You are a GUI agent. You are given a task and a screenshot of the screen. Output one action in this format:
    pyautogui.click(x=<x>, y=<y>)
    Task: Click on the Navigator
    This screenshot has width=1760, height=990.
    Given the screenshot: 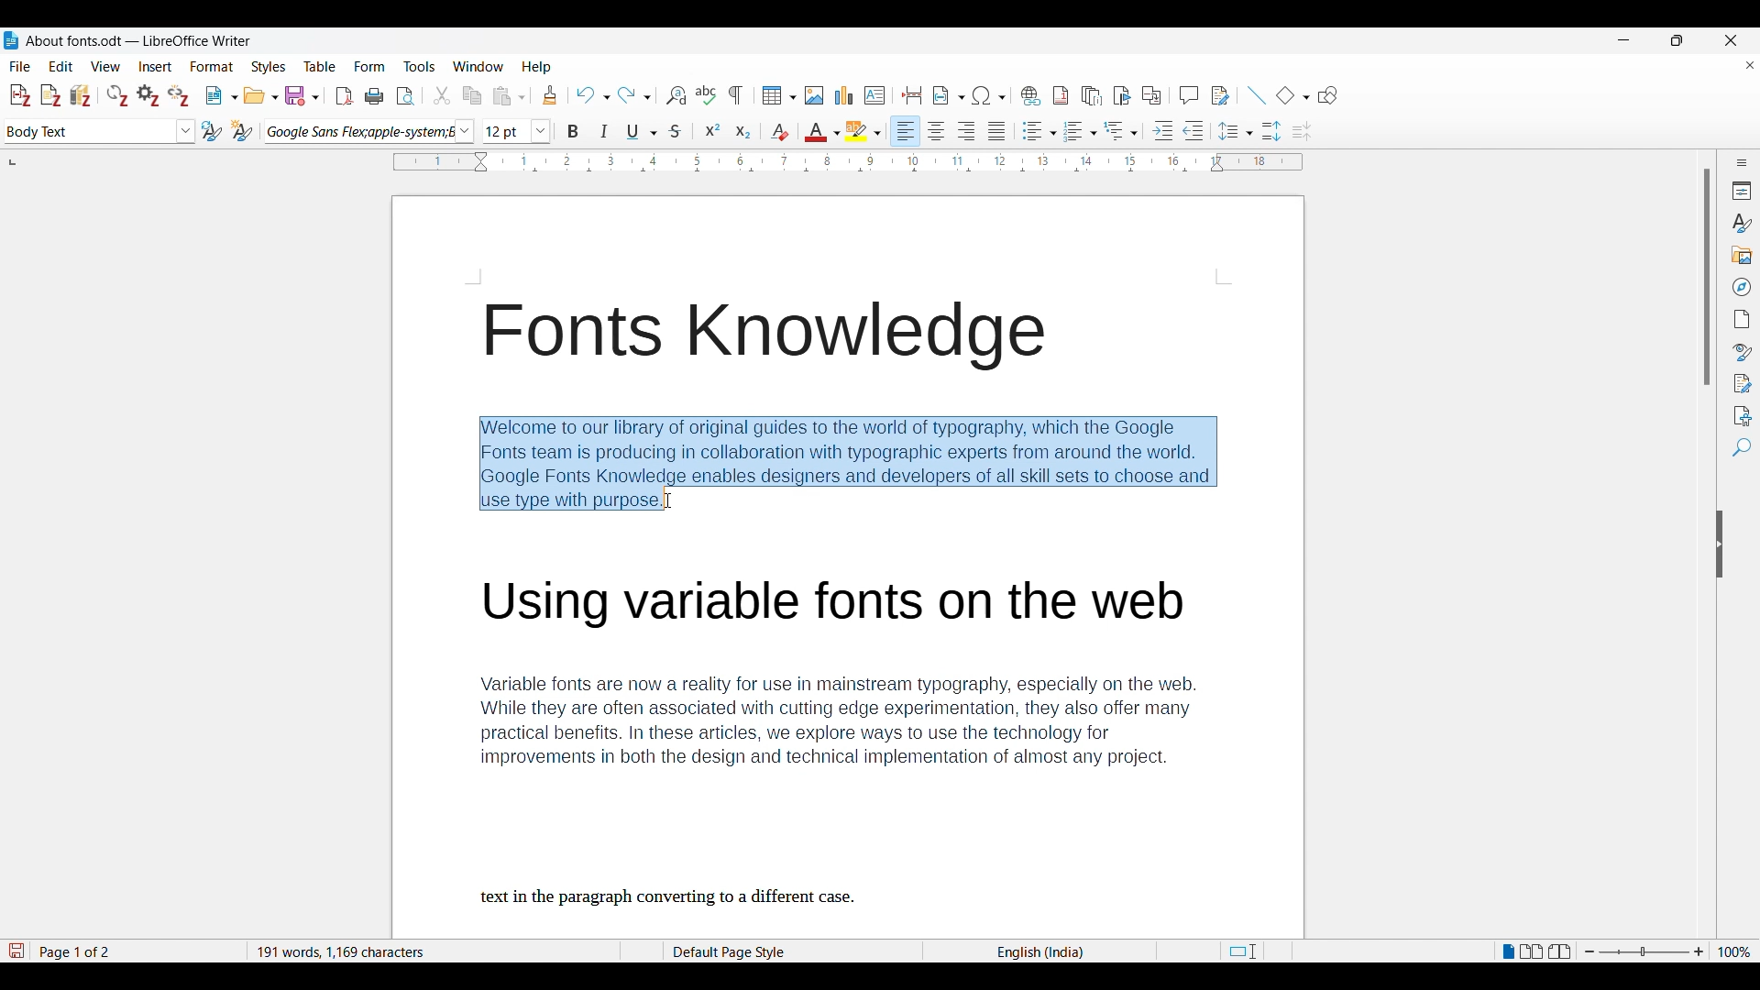 What is the action you would take?
    pyautogui.click(x=1743, y=287)
    